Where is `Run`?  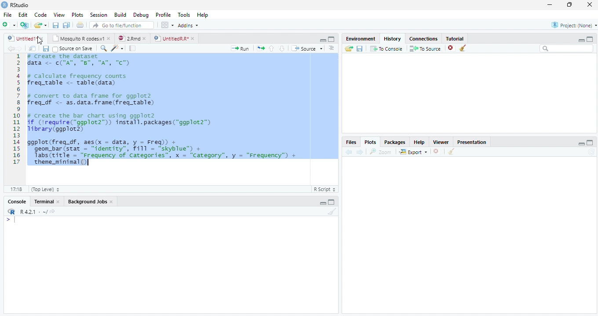
Run is located at coordinates (241, 48).